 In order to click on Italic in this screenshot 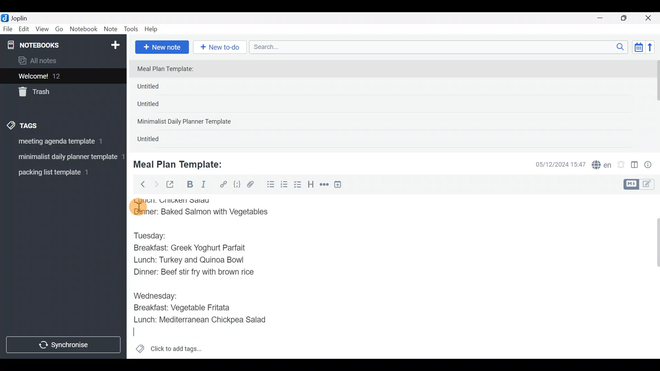, I will do `click(203, 186)`.